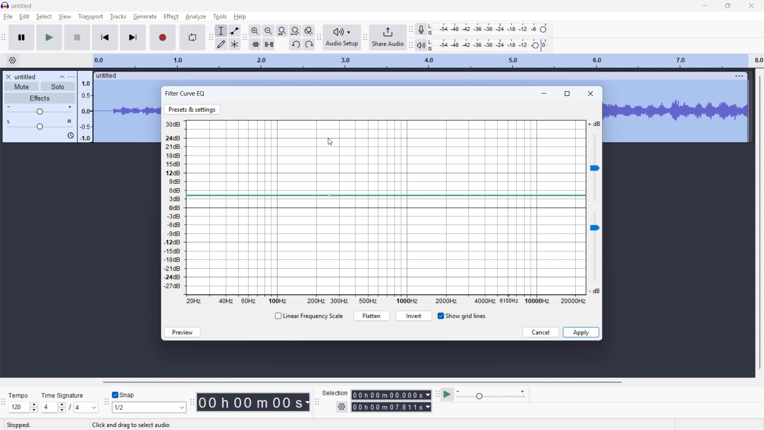  I want to click on Edit toolbar , so click(245, 38).